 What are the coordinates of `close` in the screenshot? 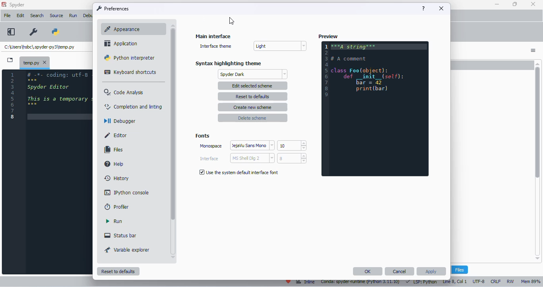 It's located at (533, 4).